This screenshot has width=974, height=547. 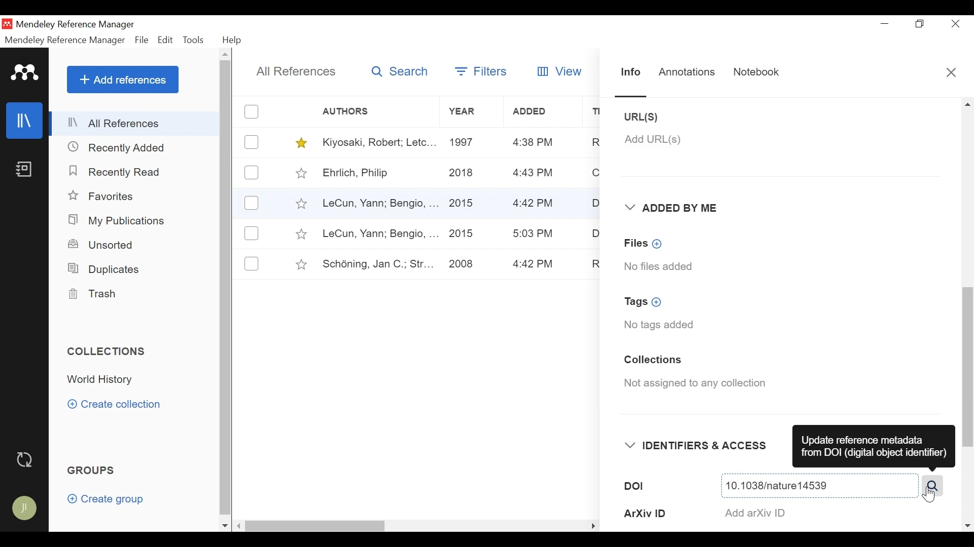 What do you see at coordinates (665, 486) in the screenshot?
I see `DOI` at bounding box center [665, 486].